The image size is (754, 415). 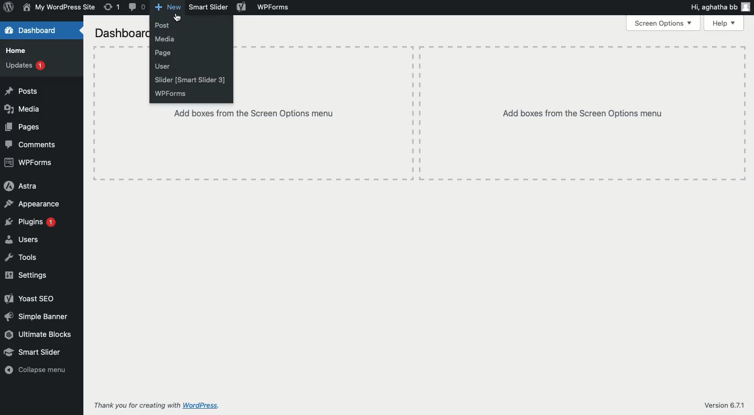 I want to click on Page, so click(x=163, y=53).